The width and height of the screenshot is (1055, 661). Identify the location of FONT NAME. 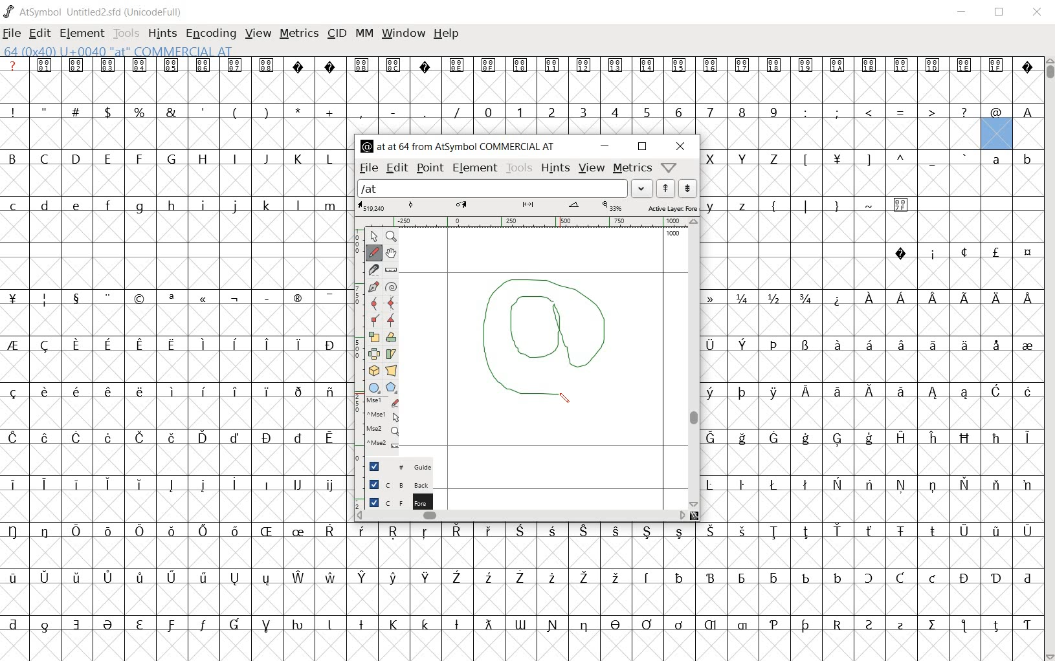
(94, 12).